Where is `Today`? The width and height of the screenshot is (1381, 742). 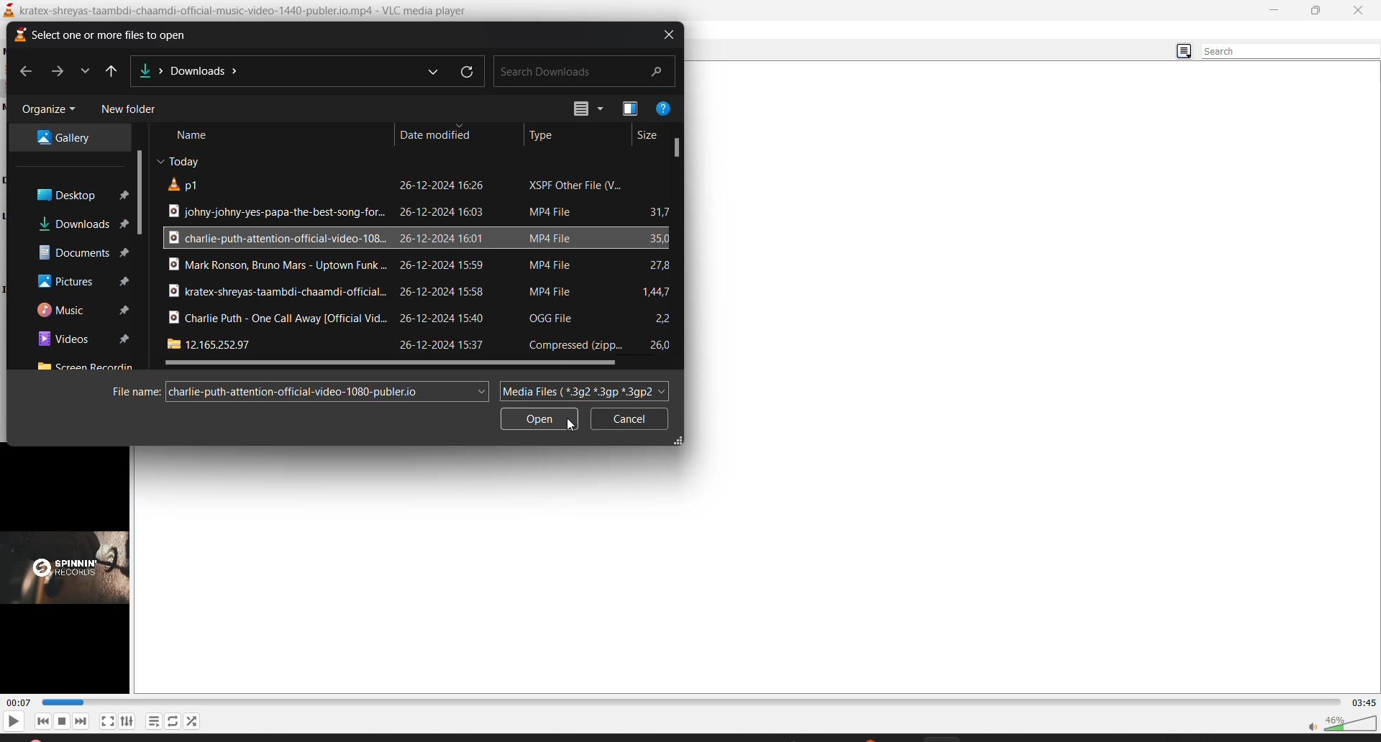
Today is located at coordinates (199, 162).